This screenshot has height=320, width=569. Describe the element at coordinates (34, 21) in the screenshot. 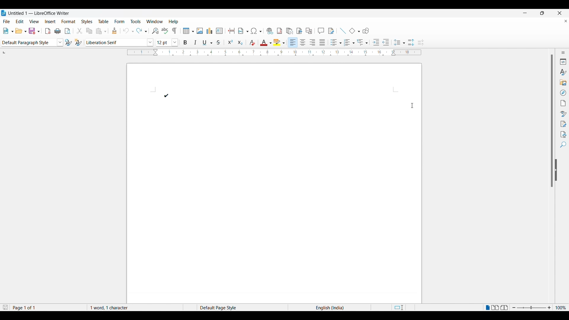

I see `View` at that location.